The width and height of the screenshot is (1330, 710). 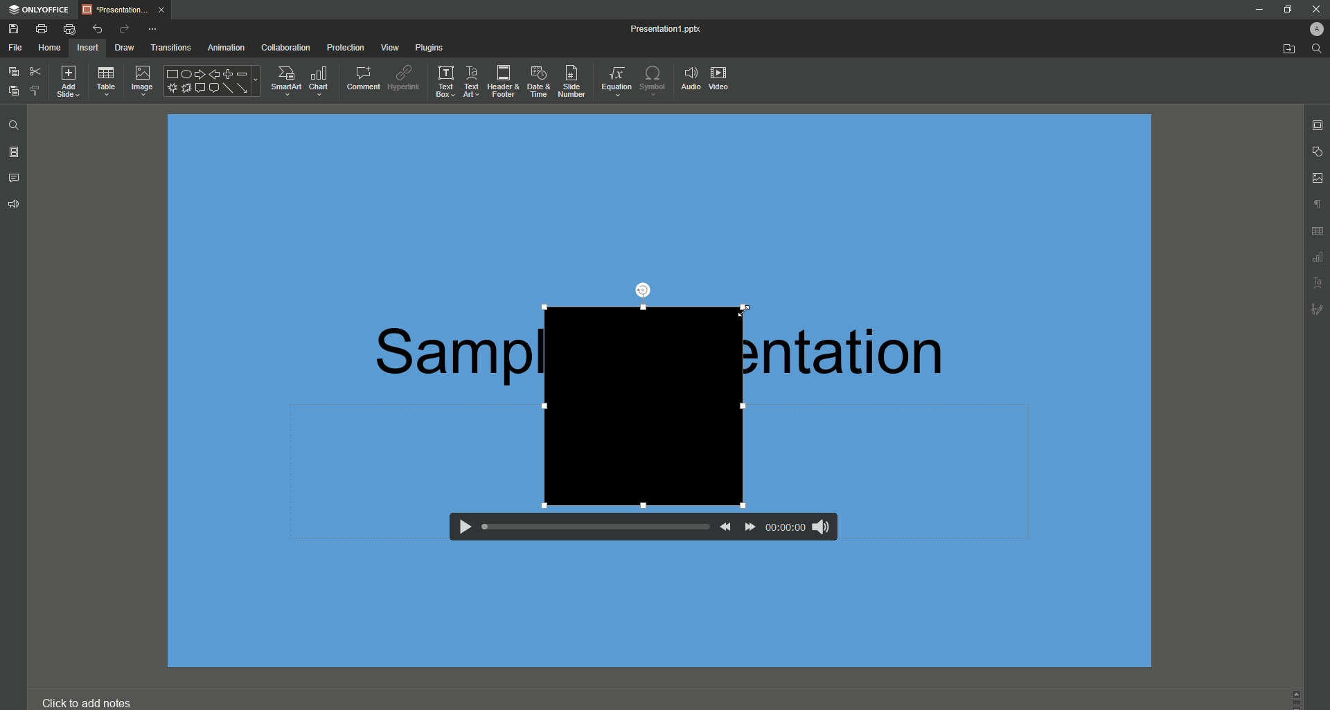 What do you see at coordinates (225, 48) in the screenshot?
I see `Animation` at bounding box center [225, 48].